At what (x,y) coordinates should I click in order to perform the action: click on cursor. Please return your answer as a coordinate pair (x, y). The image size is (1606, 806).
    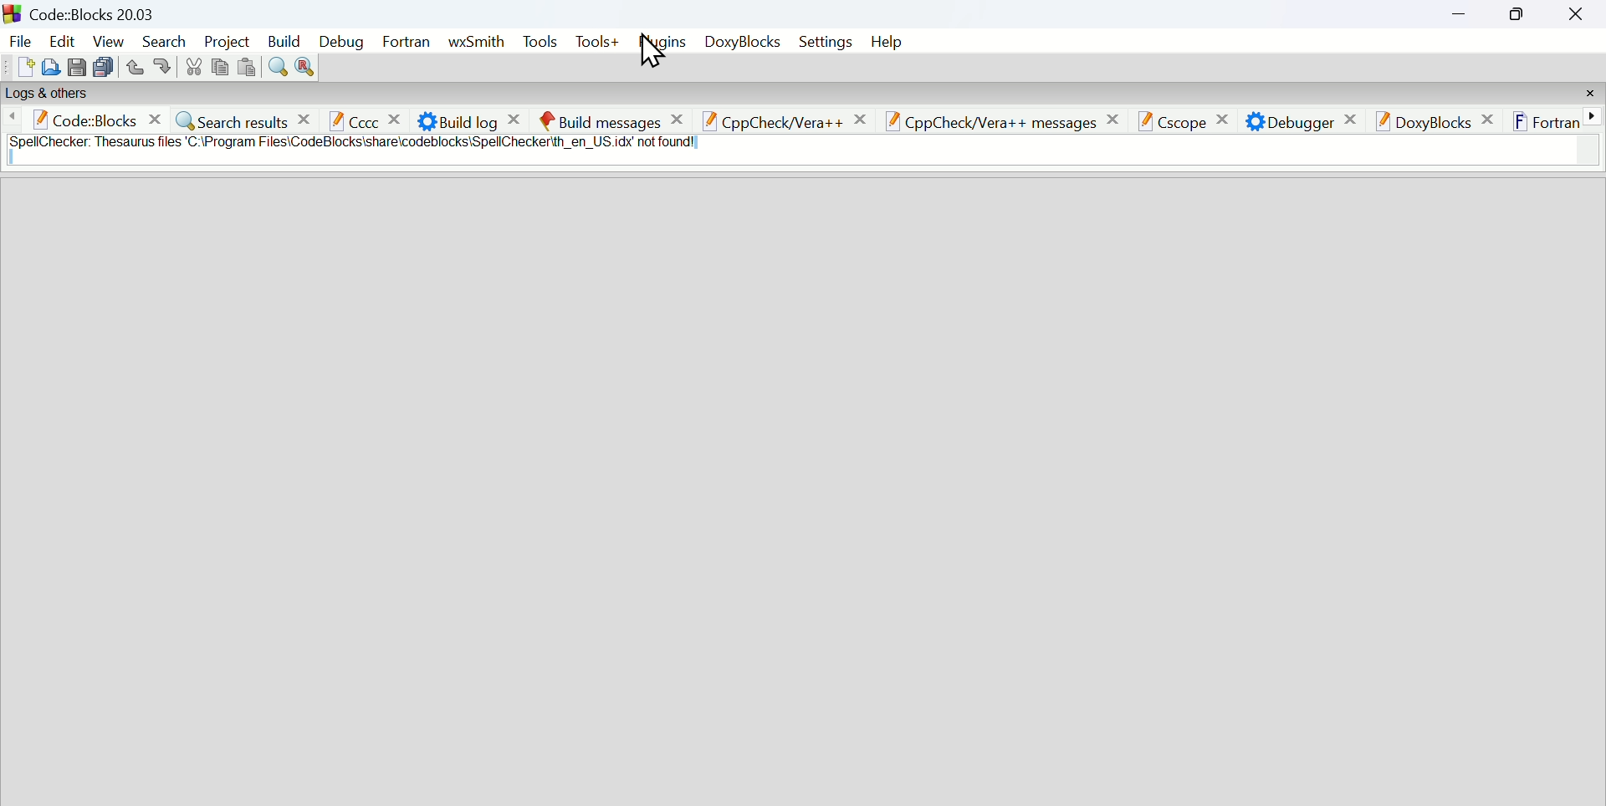
    Looking at the image, I should click on (653, 51).